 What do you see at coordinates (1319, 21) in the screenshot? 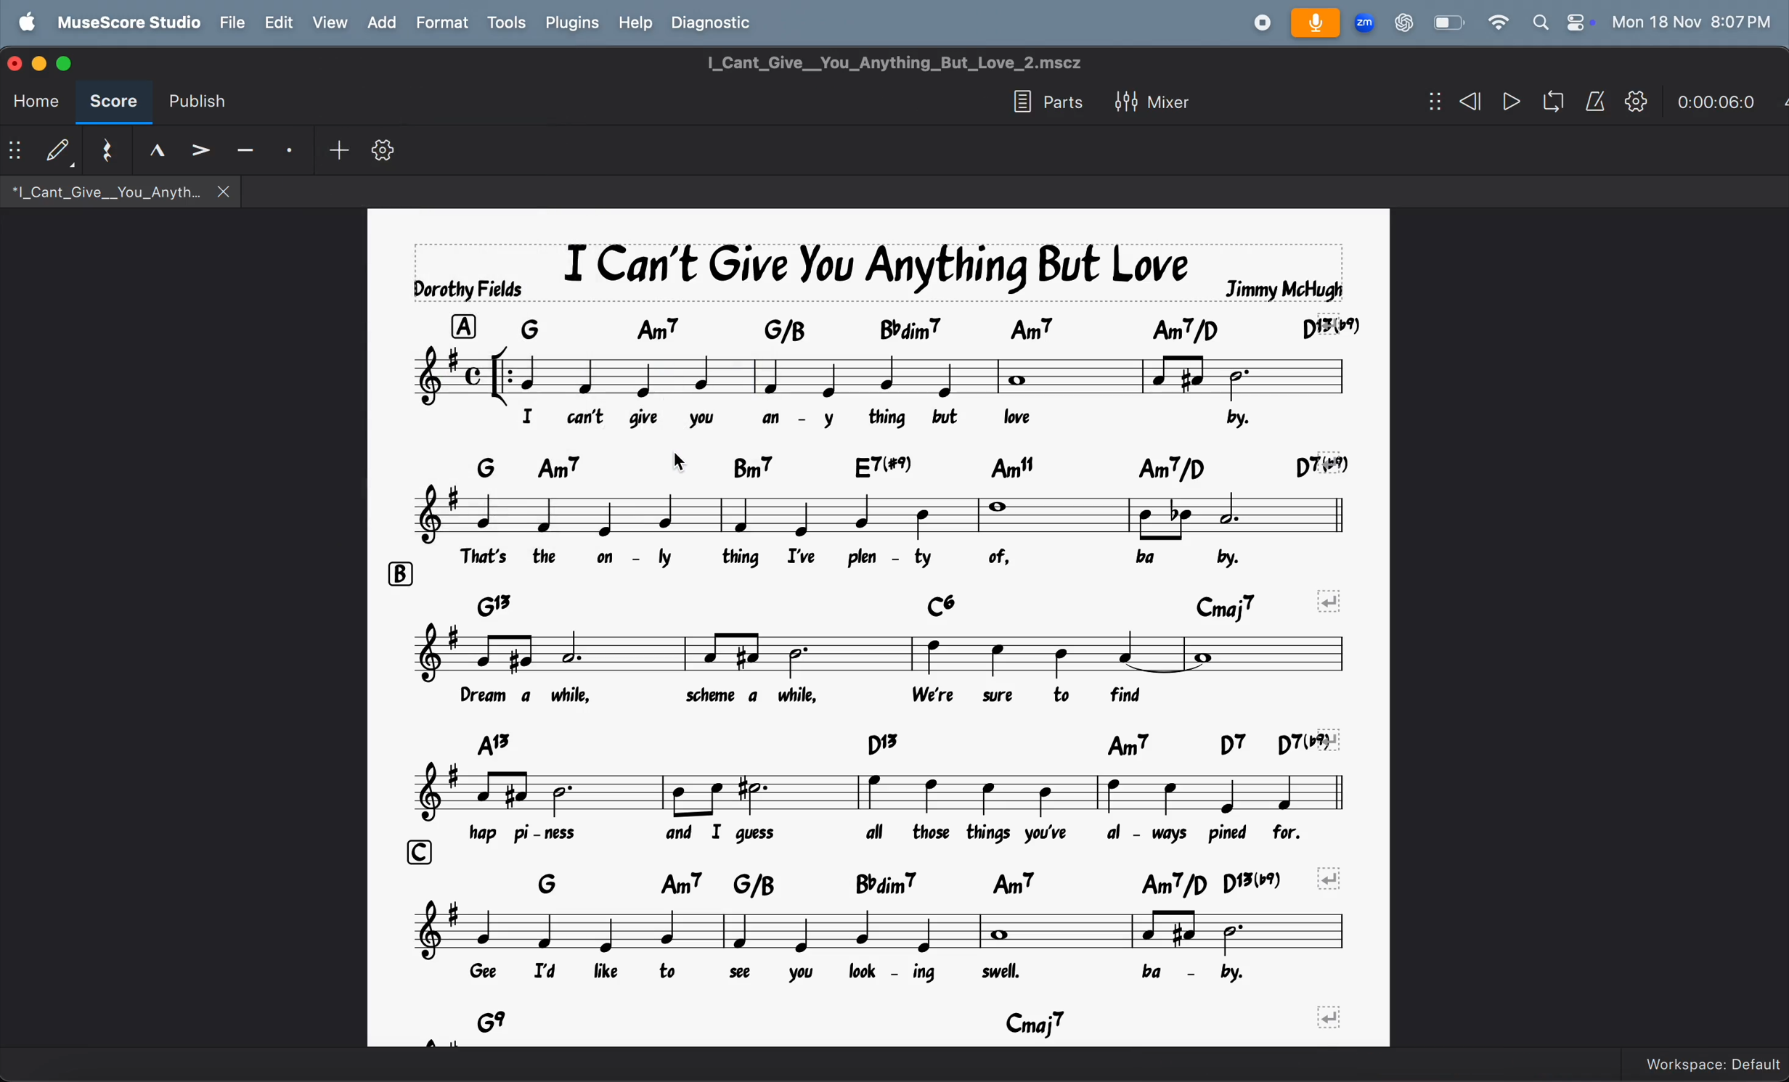
I see `microphone` at bounding box center [1319, 21].